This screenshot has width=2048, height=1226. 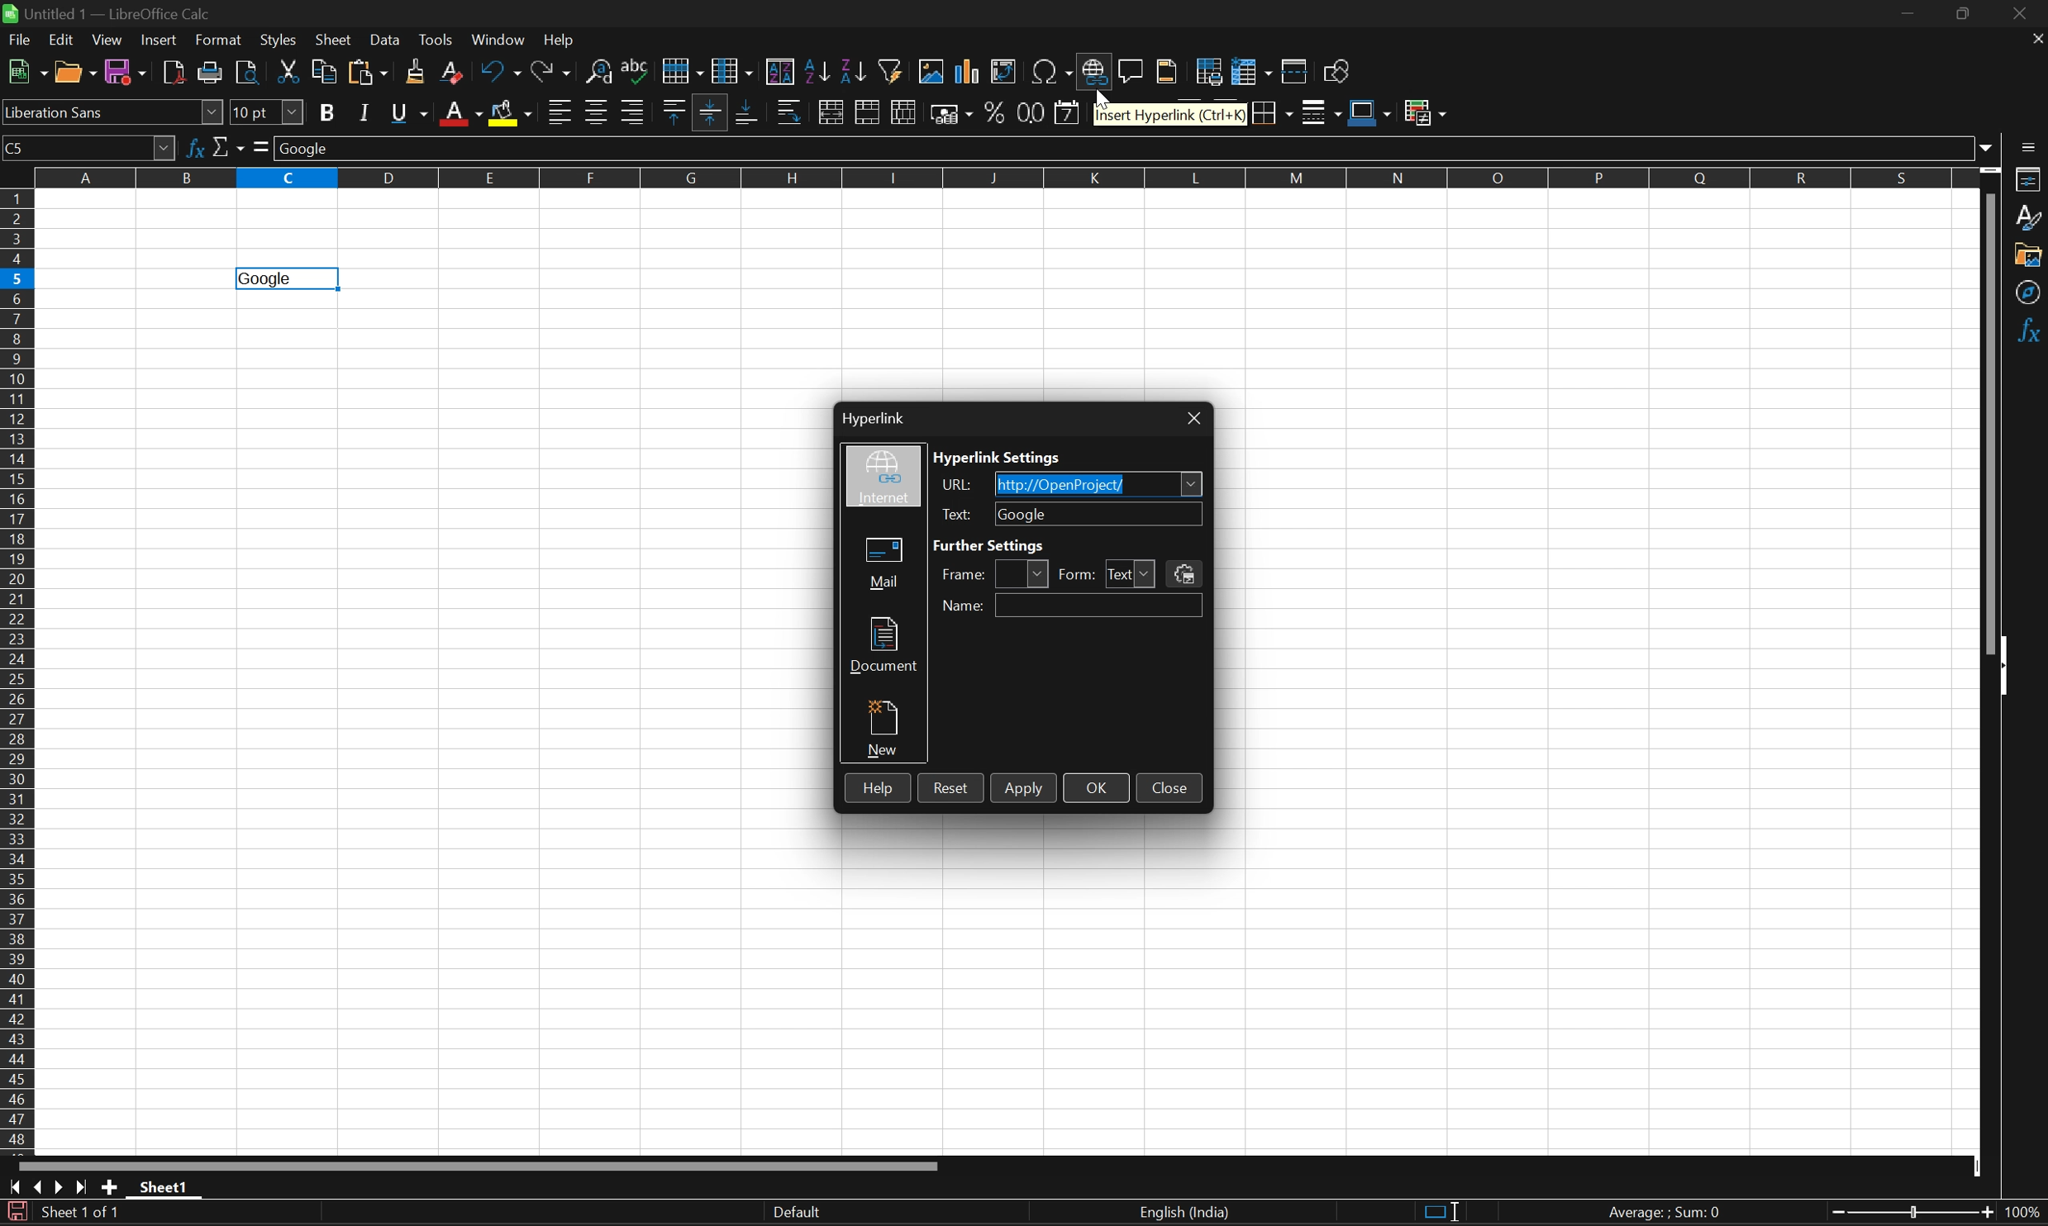 I want to click on Merge and center or unmerge cells depending on the current toggle state, so click(x=835, y=111).